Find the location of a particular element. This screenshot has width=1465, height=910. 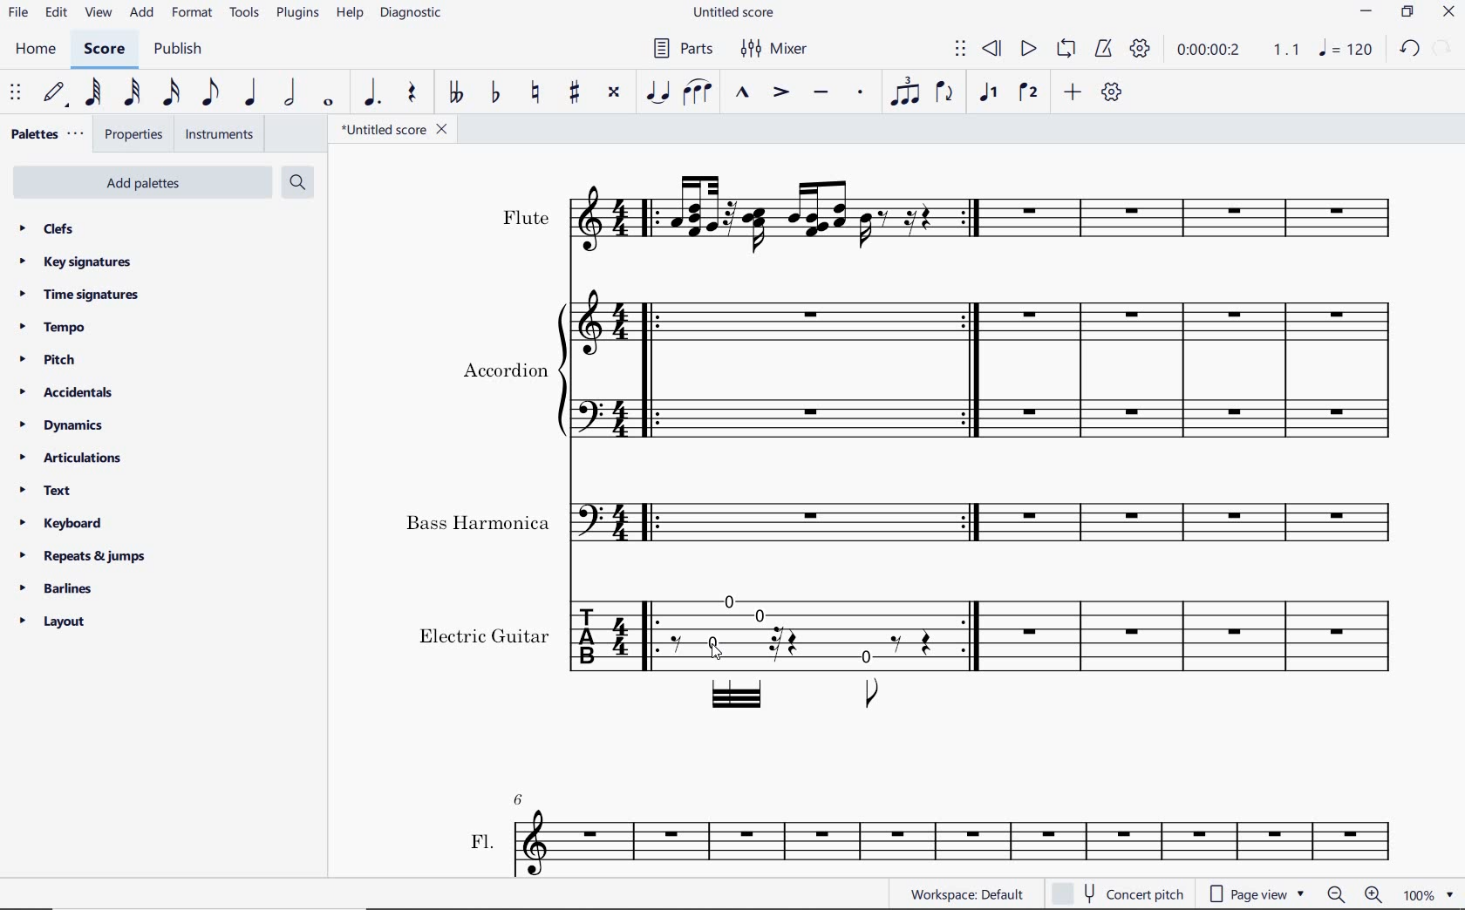

page view is located at coordinates (1257, 894).